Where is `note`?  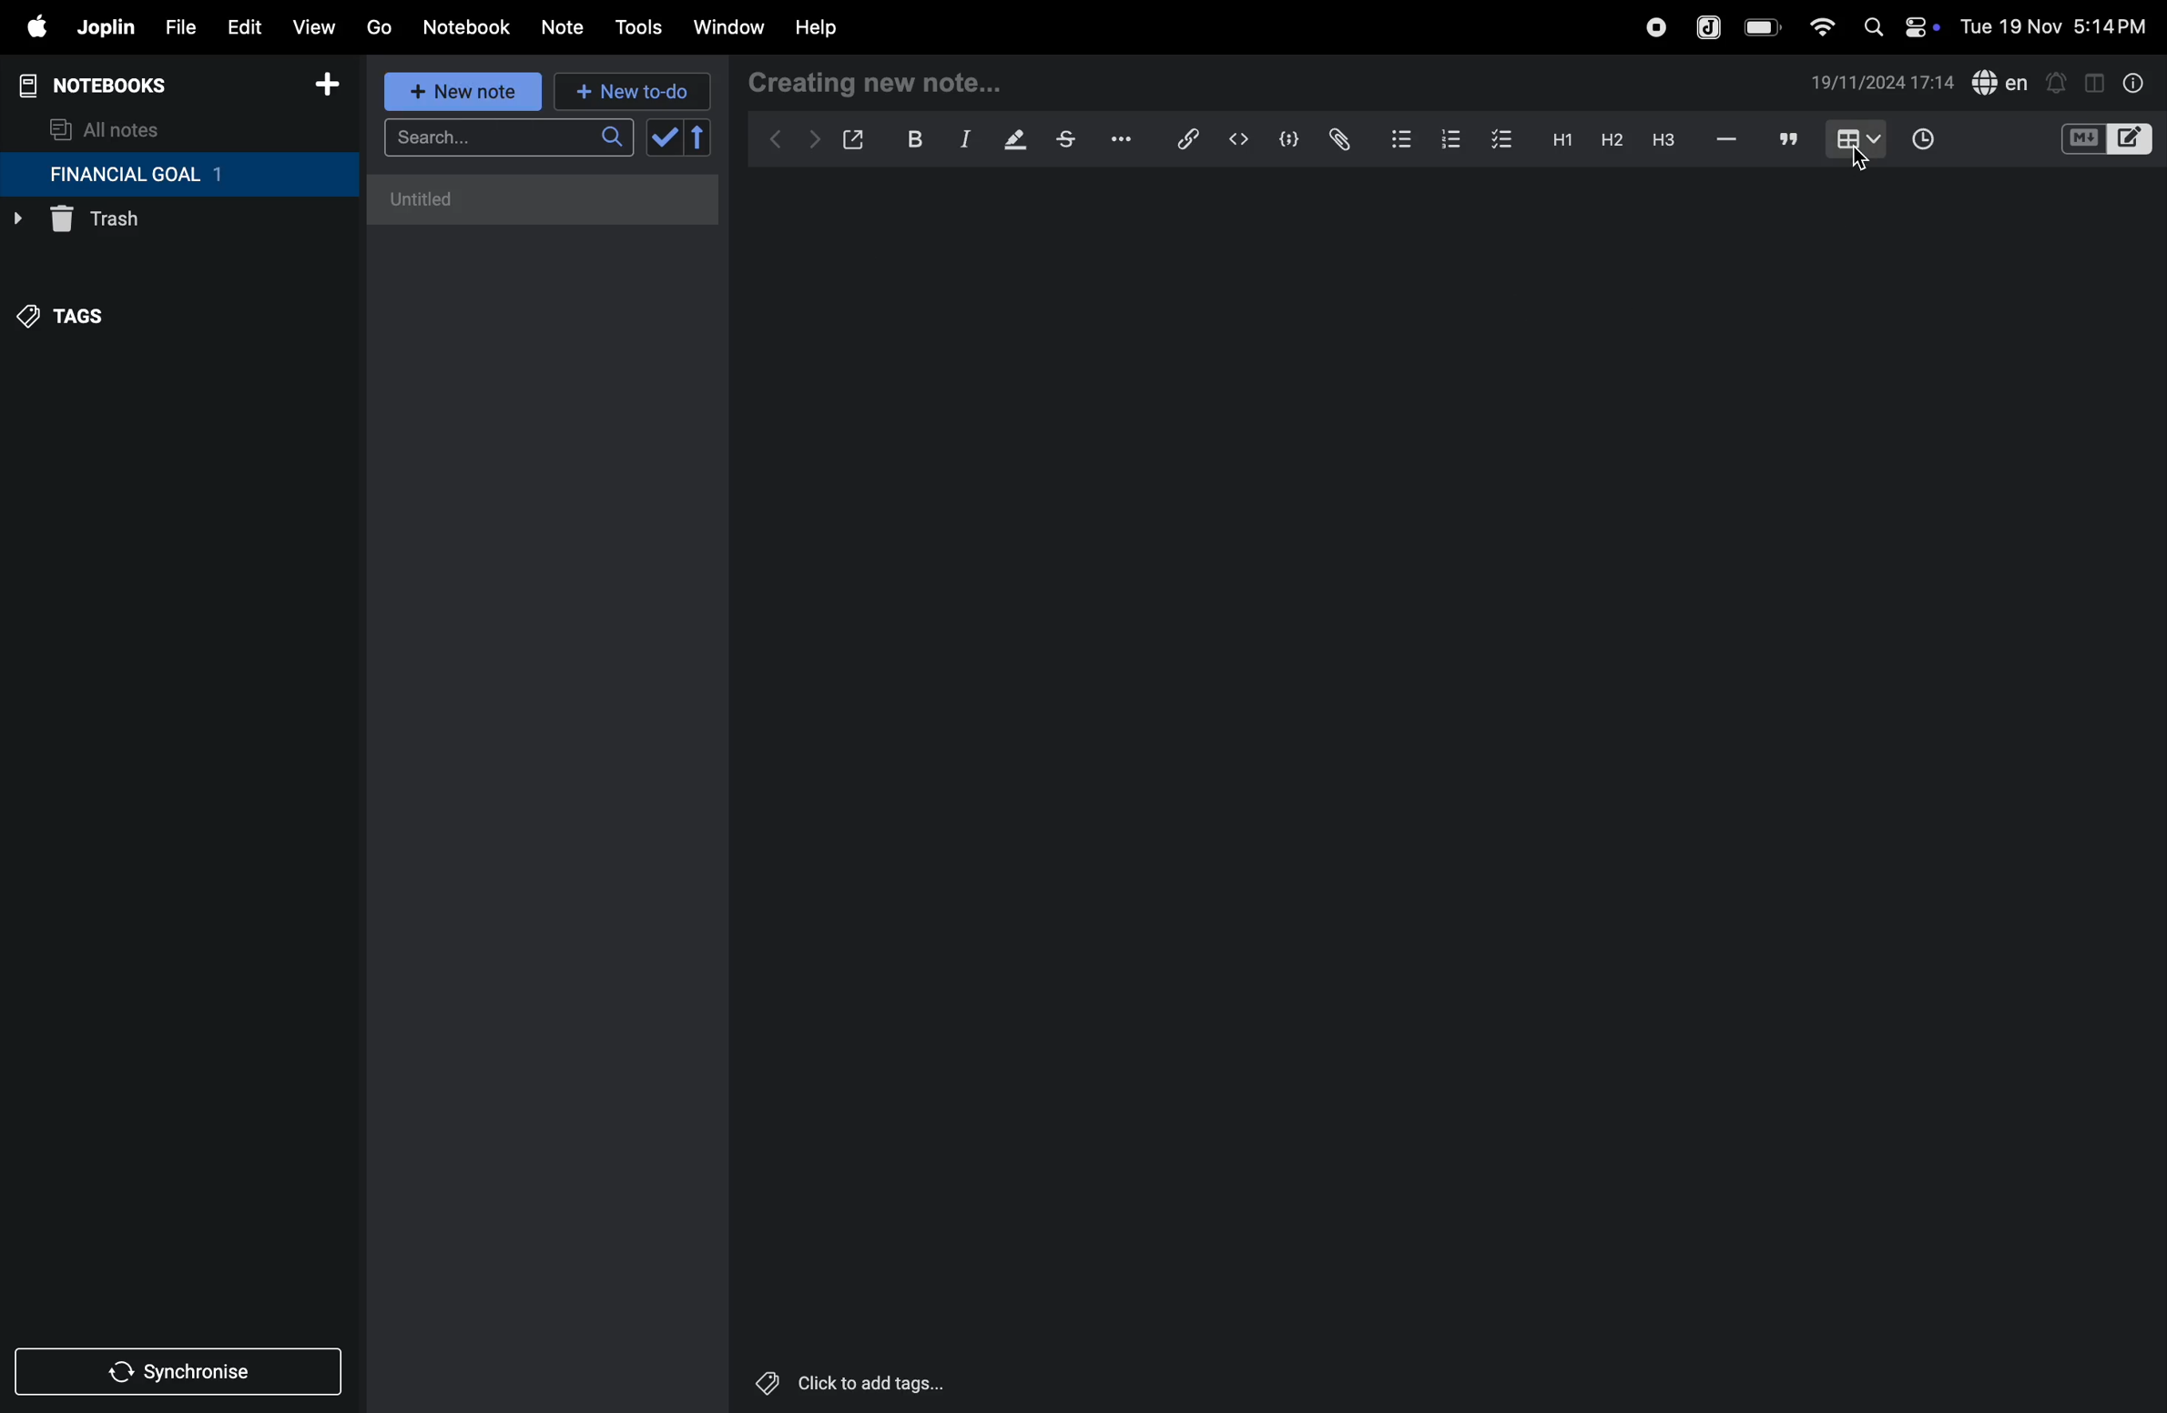 note is located at coordinates (565, 28).